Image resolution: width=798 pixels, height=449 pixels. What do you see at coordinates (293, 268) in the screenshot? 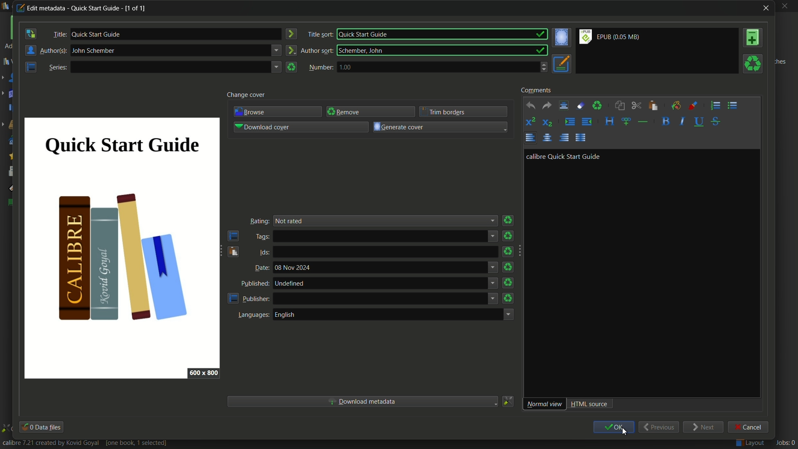
I see `text` at bounding box center [293, 268].